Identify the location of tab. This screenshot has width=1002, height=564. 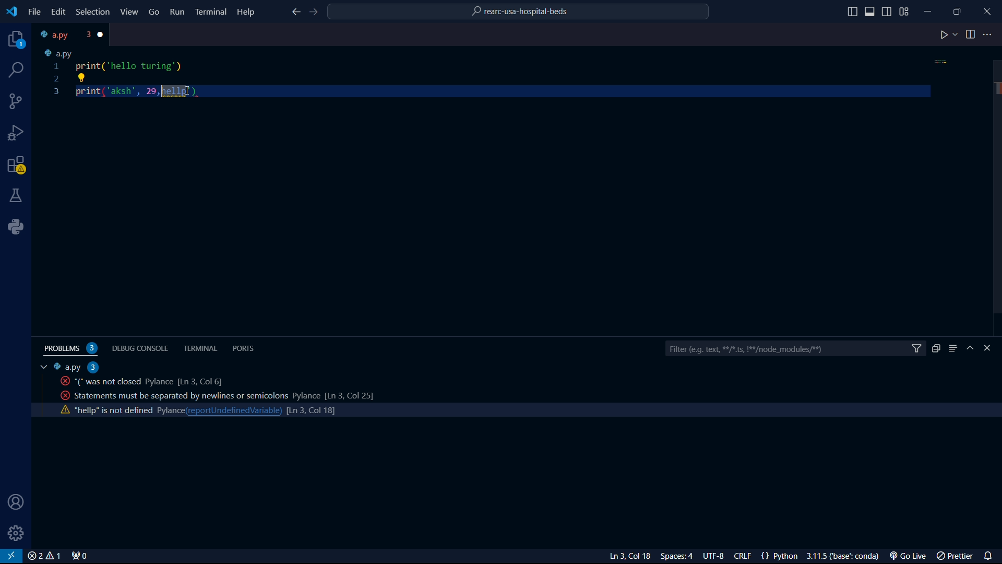
(41, 367).